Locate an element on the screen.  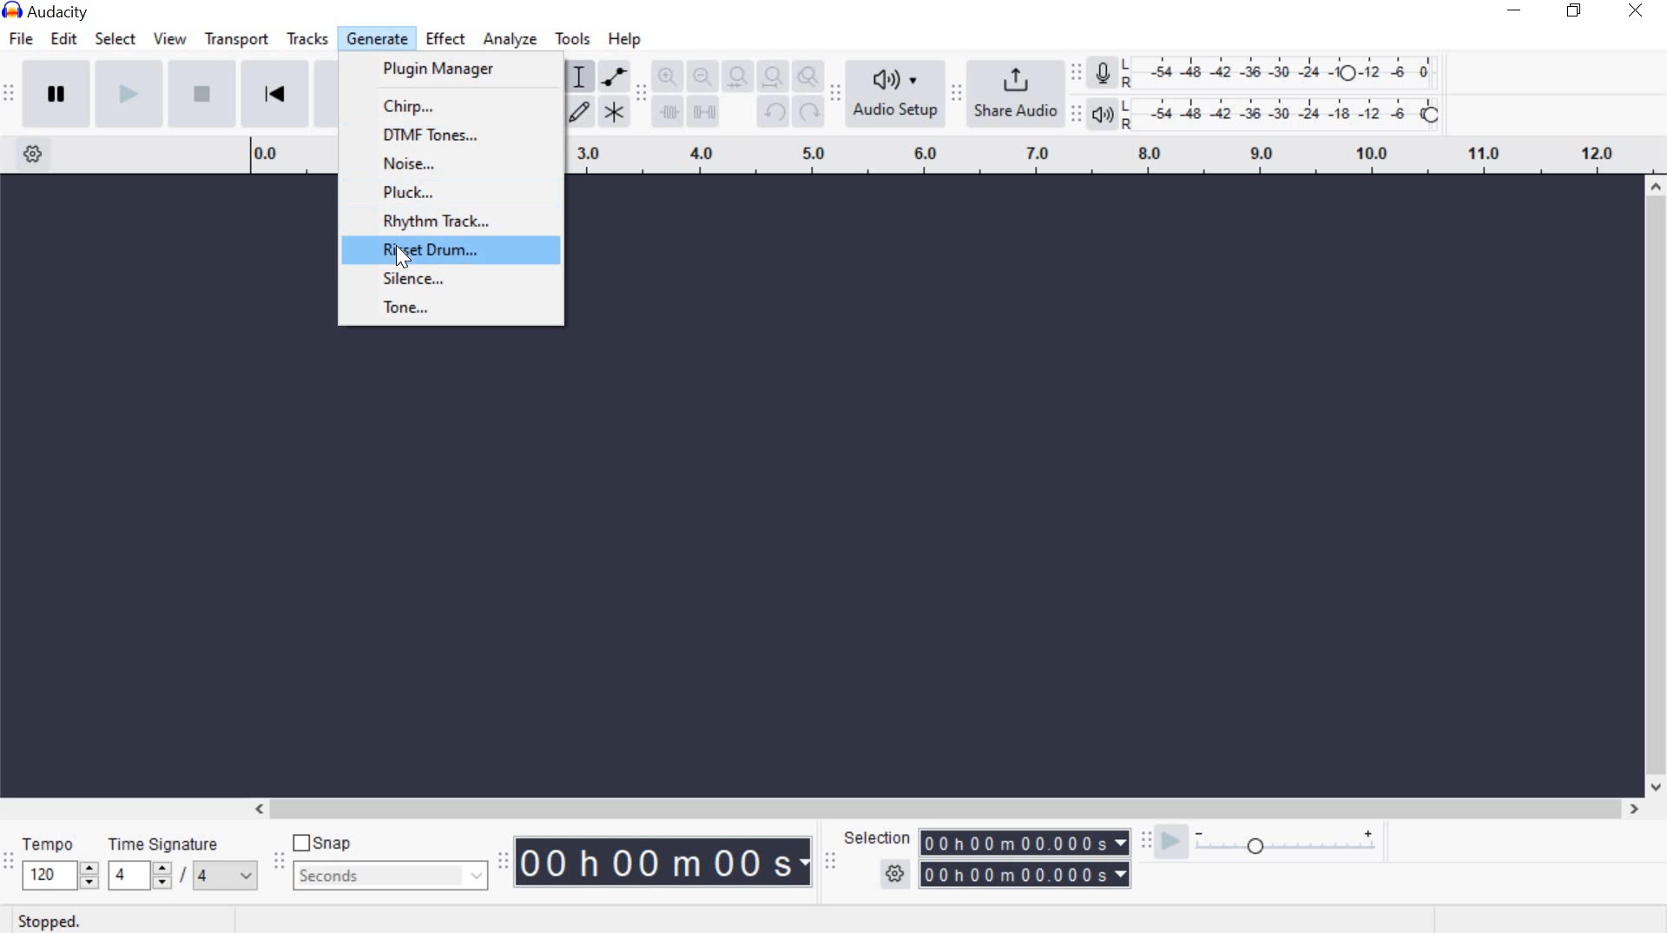
riset drum is located at coordinates (456, 251).